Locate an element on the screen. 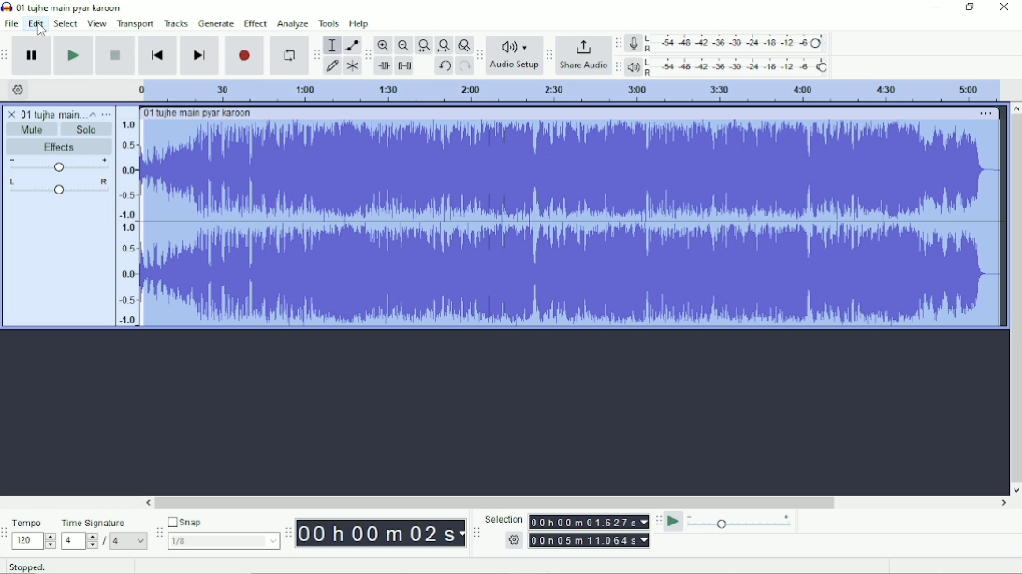 Image resolution: width=1022 pixels, height=574 pixels. Play-at-speed is located at coordinates (674, 522).